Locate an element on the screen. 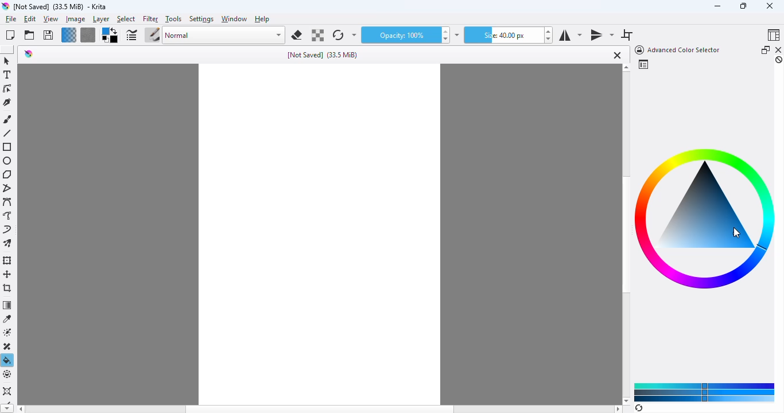 This screenshot has width=784, height=413. scroll up is located at coordinates (626, 68).